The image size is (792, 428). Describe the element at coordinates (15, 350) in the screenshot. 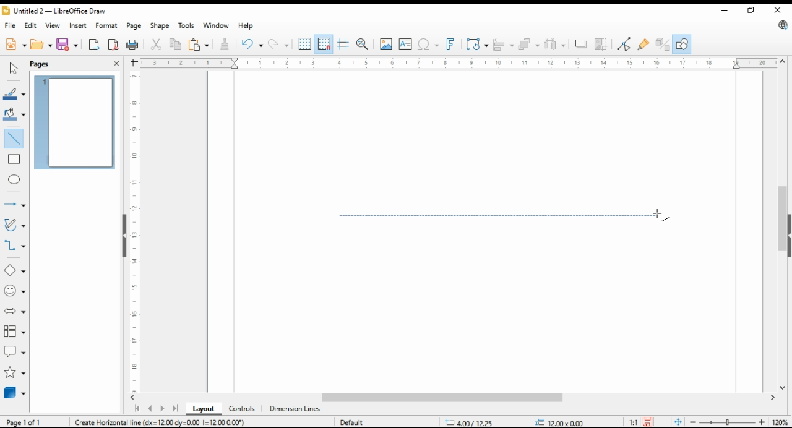

I see `callout shapes` at that location.